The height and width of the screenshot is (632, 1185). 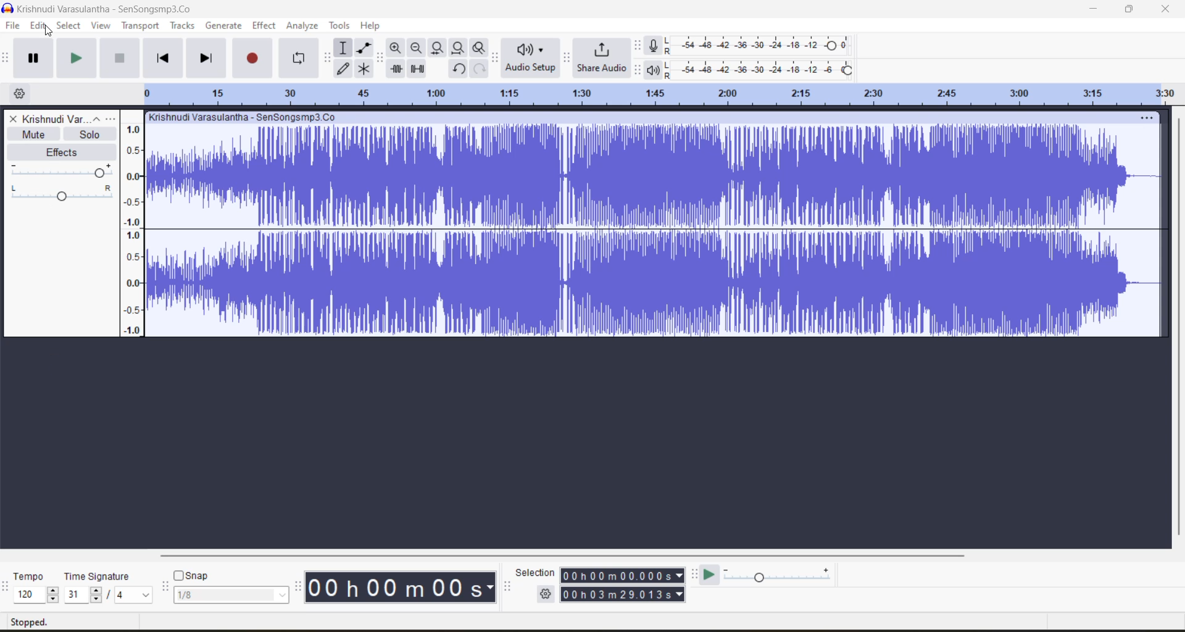 I want to click on help, so click(x=372, y=25).